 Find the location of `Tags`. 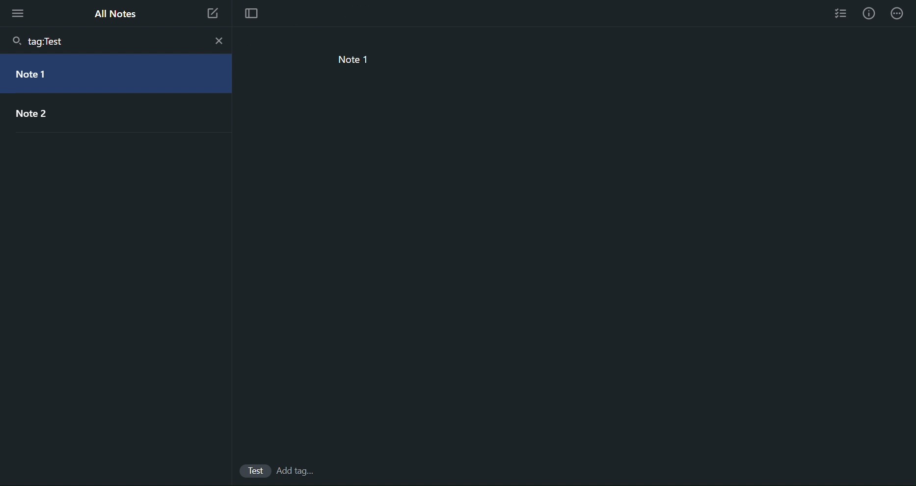

Tags is located at coordinates (298, 472).